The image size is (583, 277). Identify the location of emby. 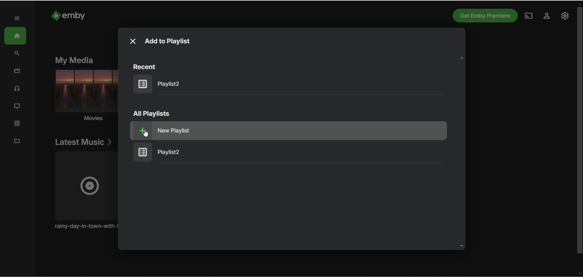
(74, 16).